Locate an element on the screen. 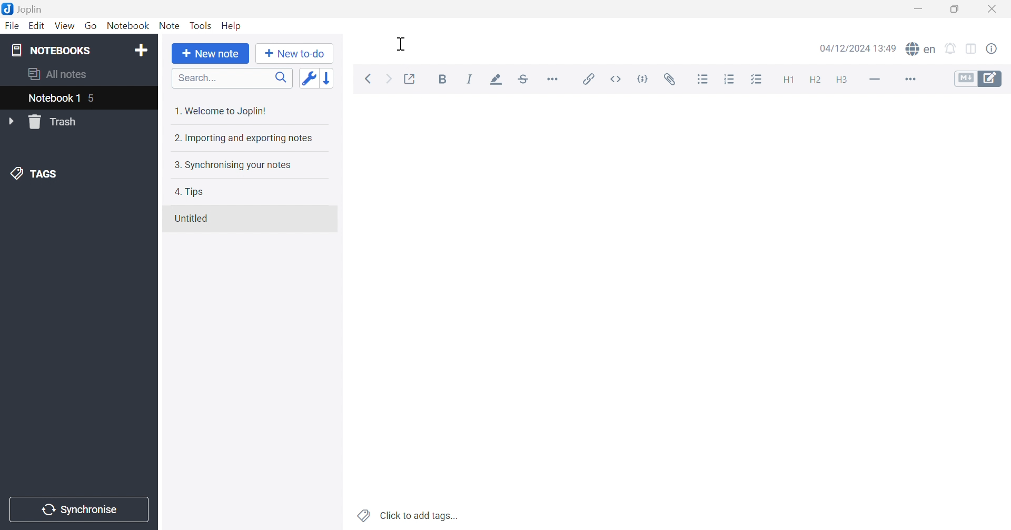  Minimize is located at coordinates (917, 8).